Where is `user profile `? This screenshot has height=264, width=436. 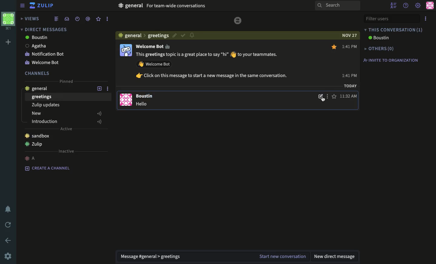 user profile  is located at coordinates (127, 75).